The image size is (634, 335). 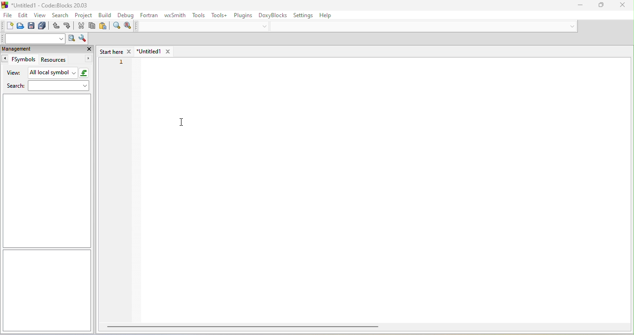 I want to click on build, so click(x=104, y=14).